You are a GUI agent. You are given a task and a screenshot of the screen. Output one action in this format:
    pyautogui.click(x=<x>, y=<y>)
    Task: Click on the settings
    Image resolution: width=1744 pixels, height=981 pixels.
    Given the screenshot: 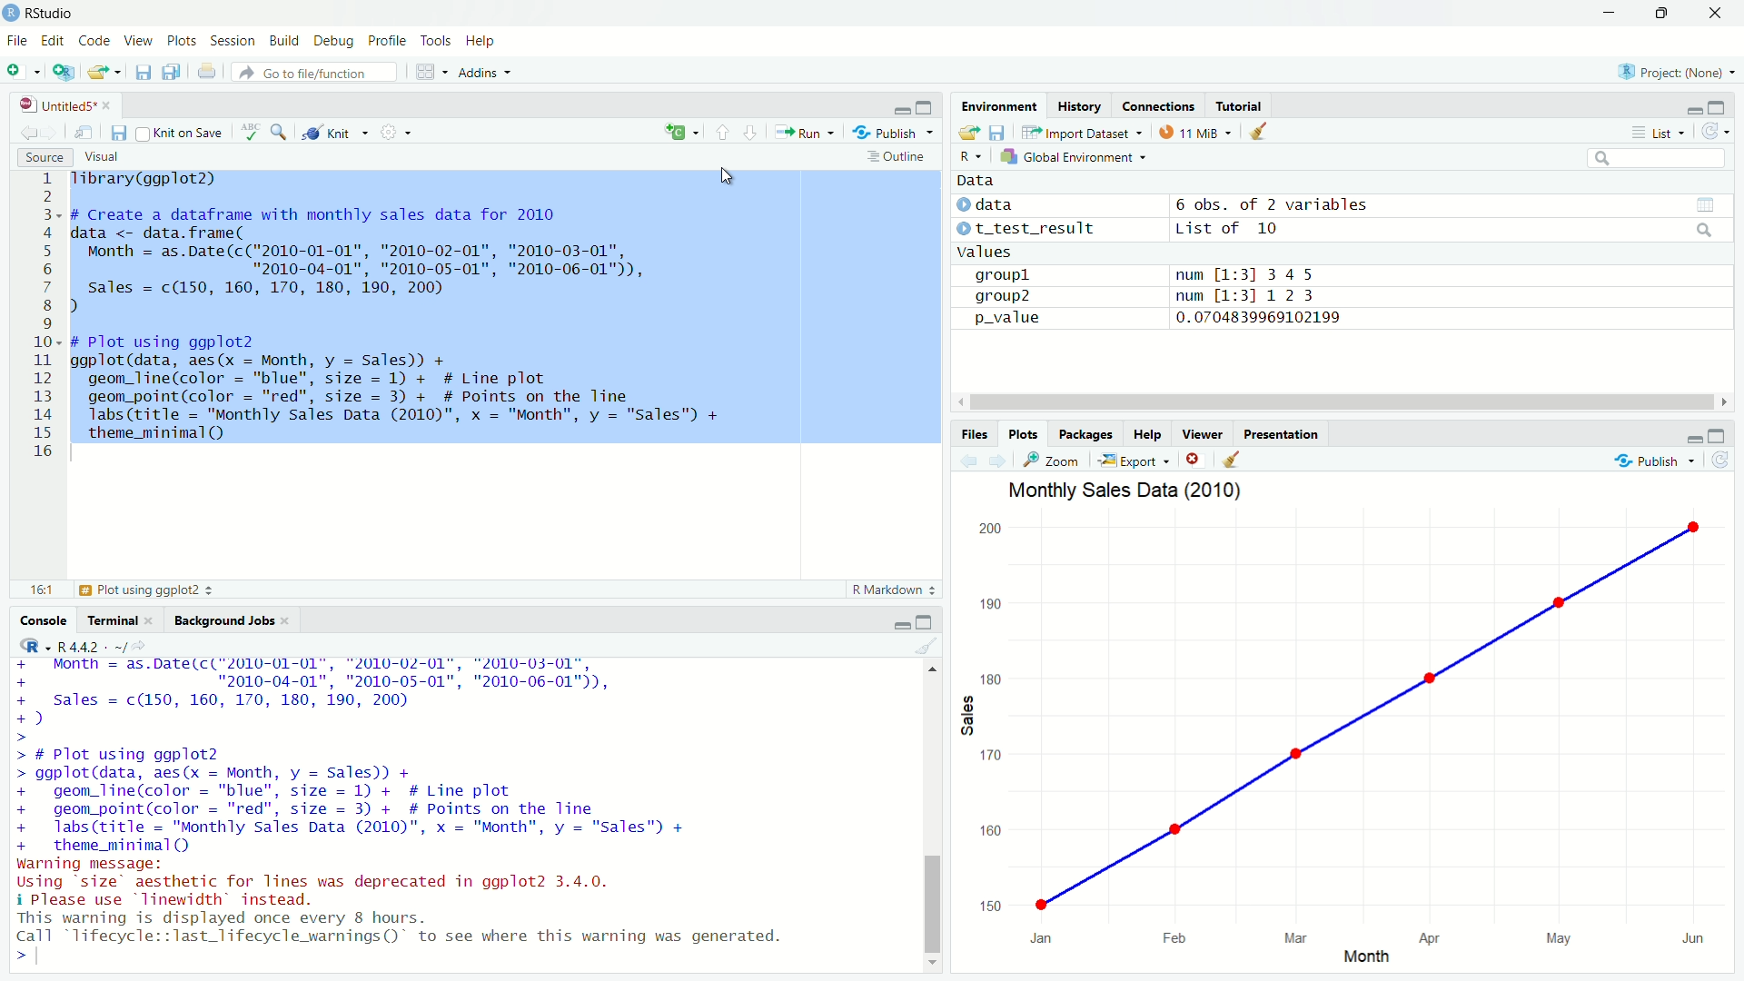 What is the action you would take?
    pyautogui.click(x=396, y=134)
    